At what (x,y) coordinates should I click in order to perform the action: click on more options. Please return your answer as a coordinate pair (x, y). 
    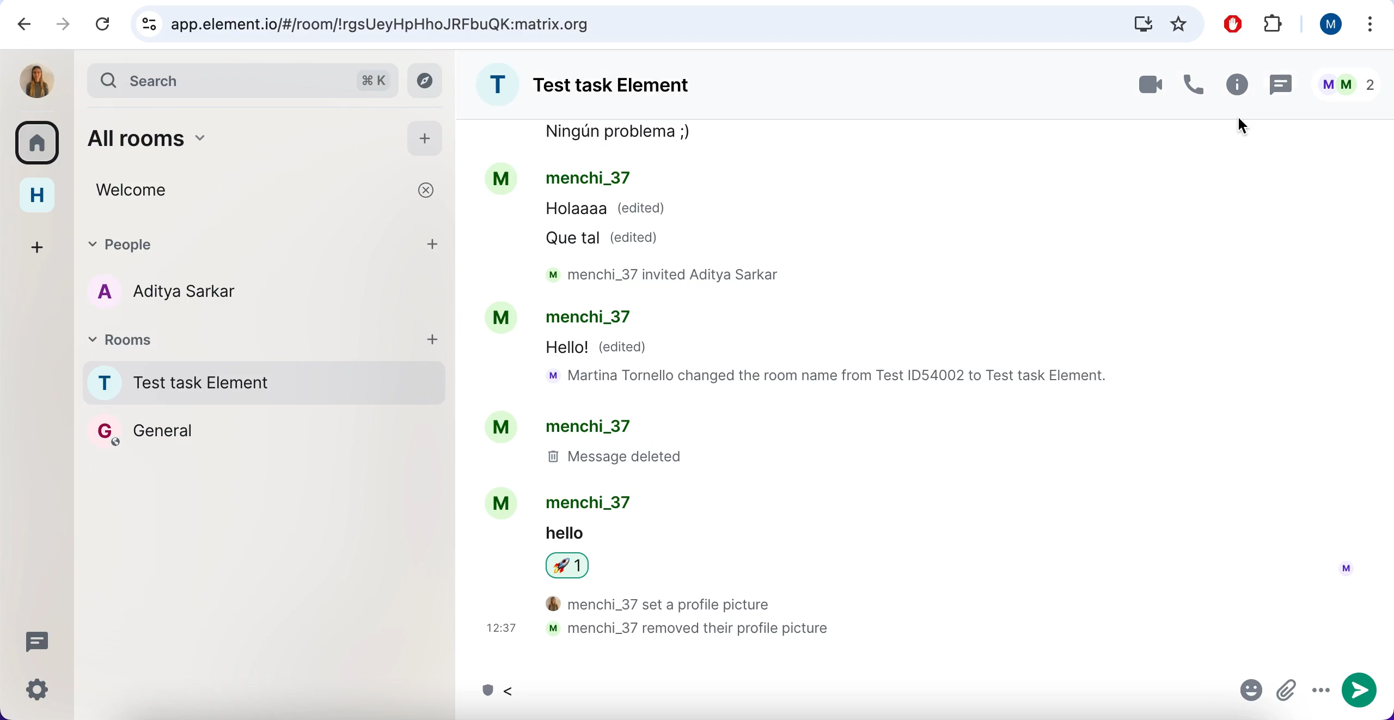
    Looking at the image, I should click on (1369, 23).